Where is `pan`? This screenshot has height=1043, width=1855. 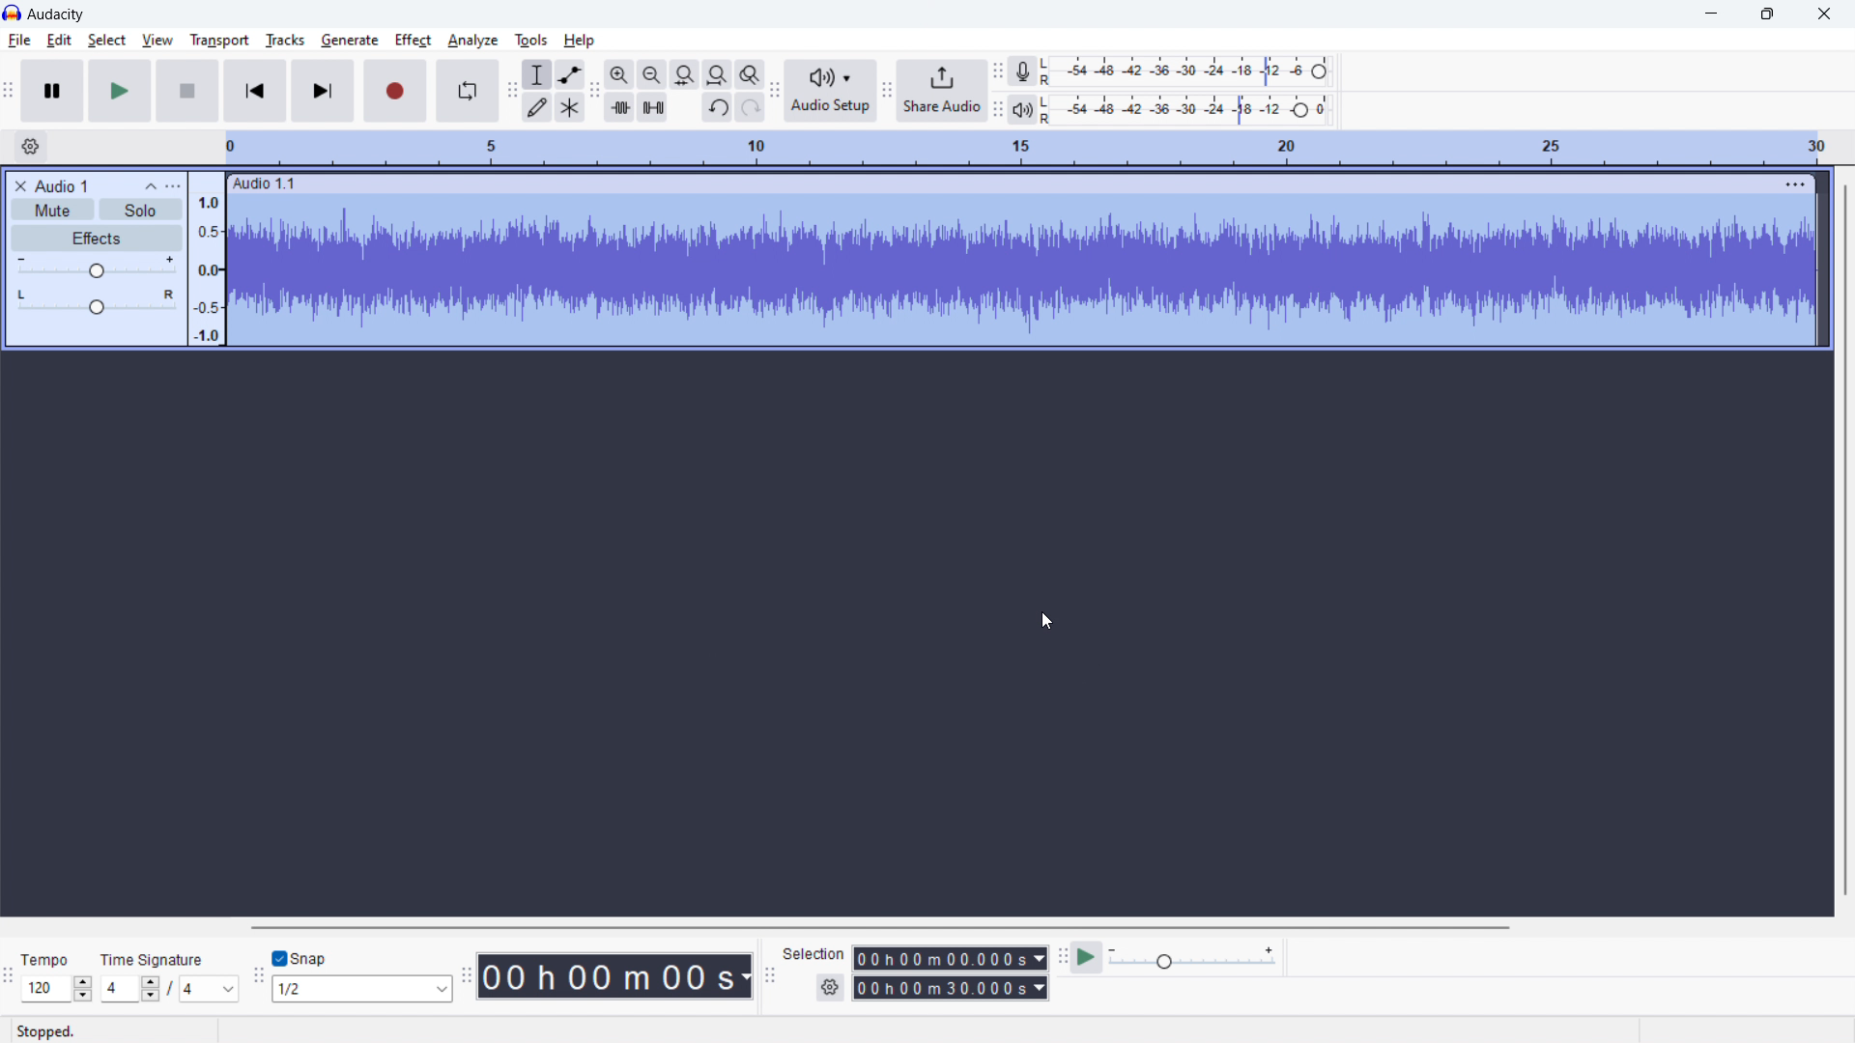 pan is located at coordinates (96, 302).